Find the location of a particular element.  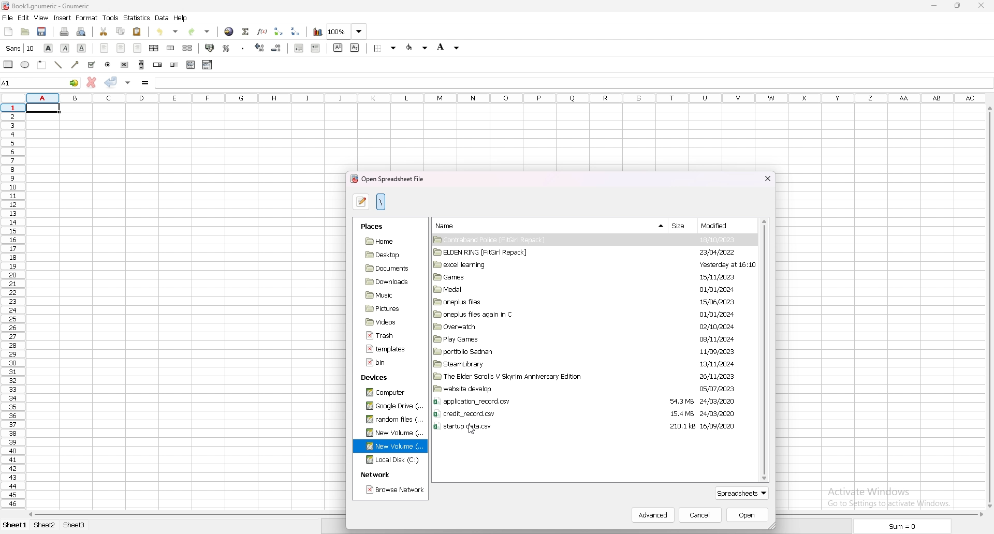

thousands separator is located at coordinates (243, 47).